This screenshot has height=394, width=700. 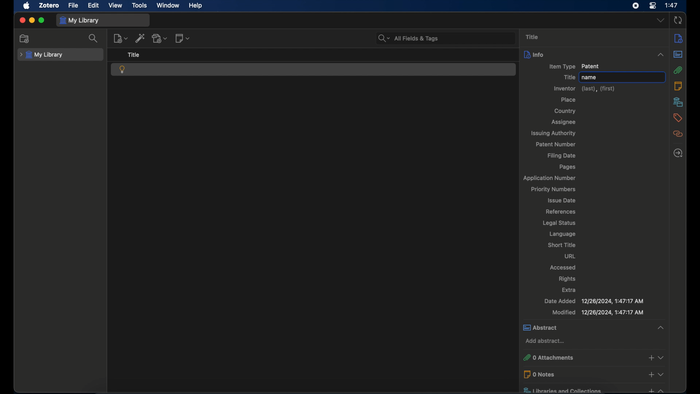 What do you see at coordinates (678, 38) in the screenshot?
I see `info` at bounding box center [678, 38].